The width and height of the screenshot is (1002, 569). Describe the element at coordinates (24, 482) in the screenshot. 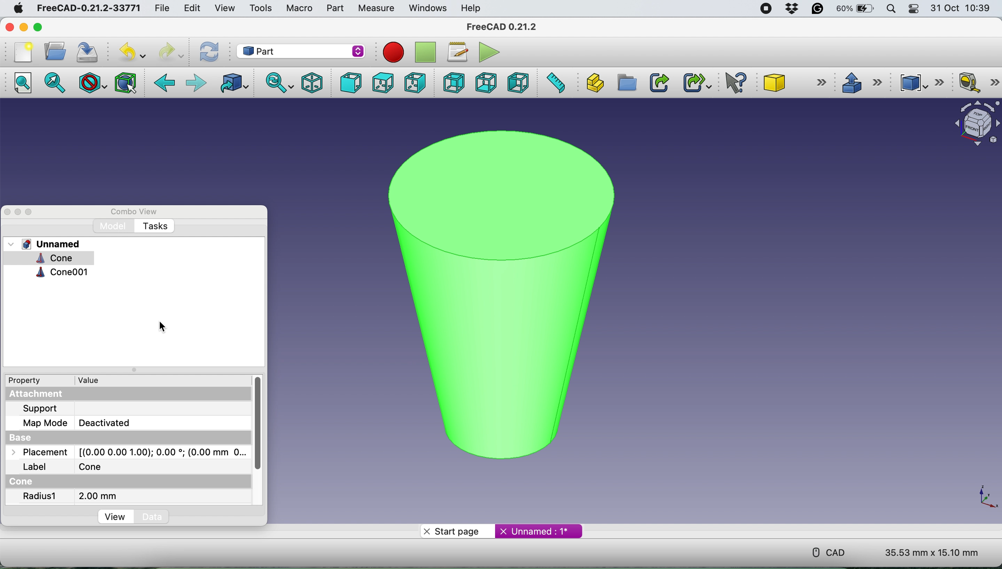

I see `cone` at that location.